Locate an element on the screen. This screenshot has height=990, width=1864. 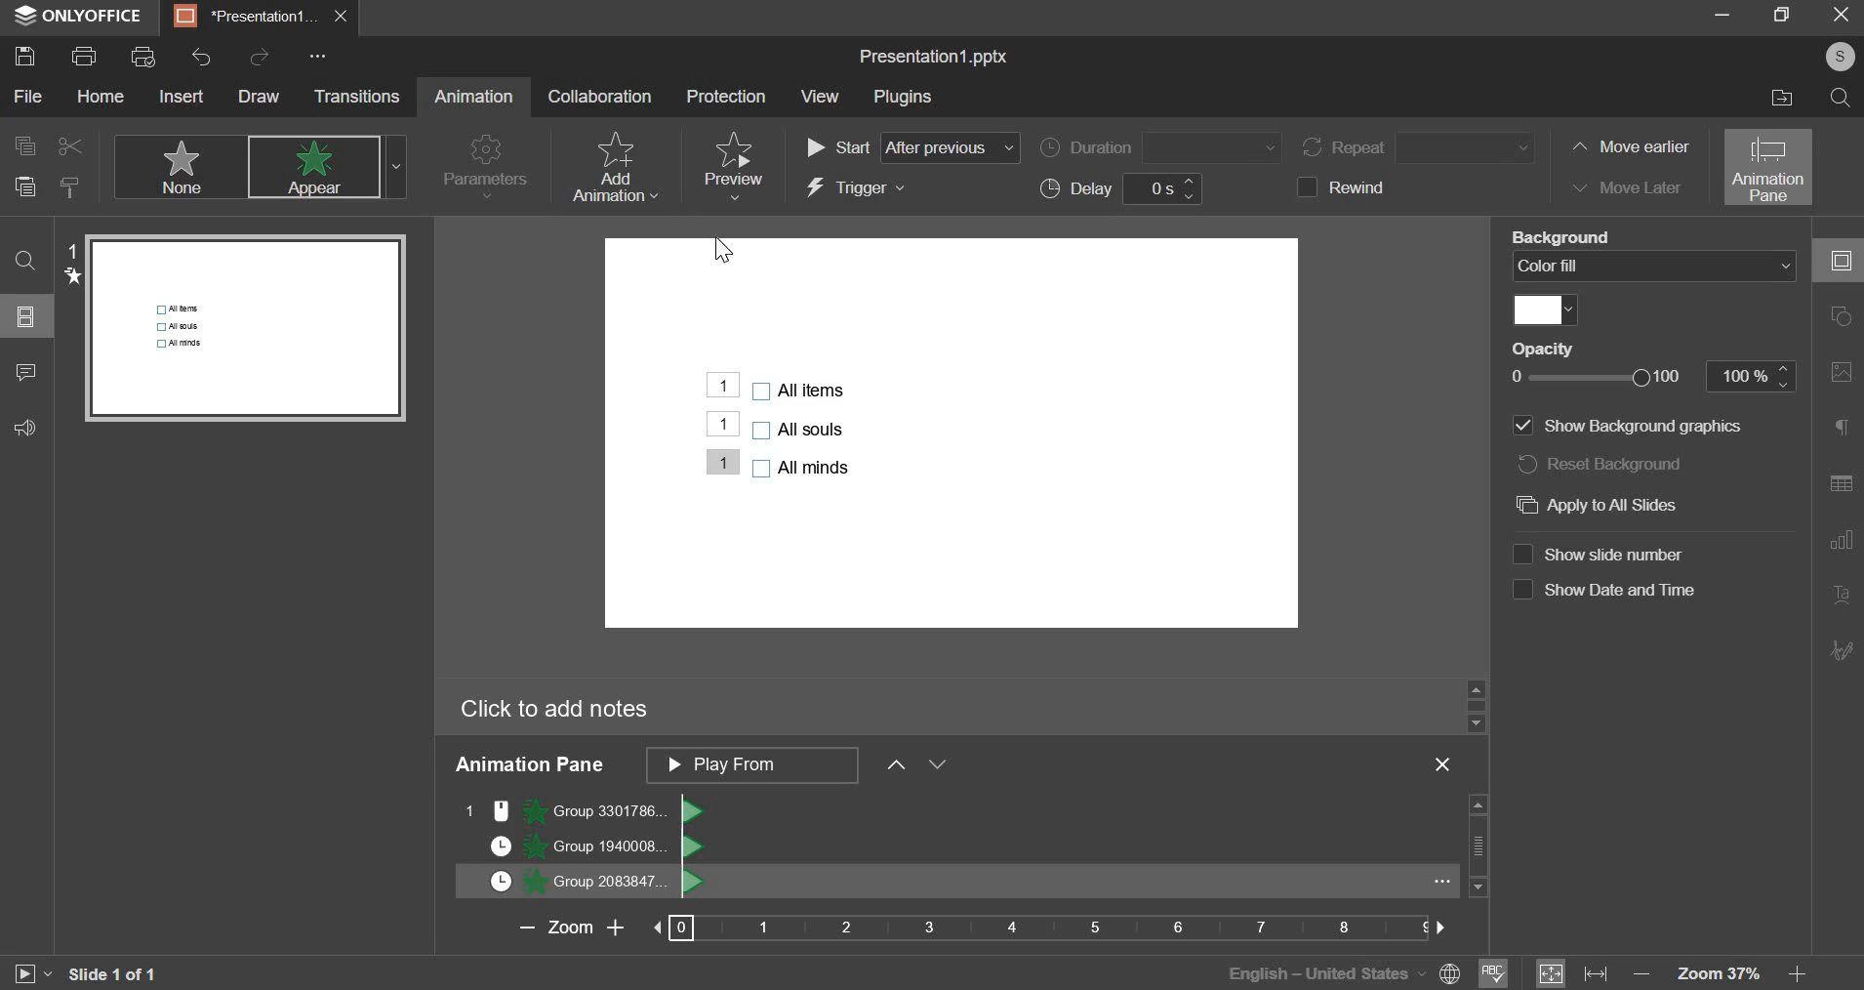
transitions is located at coordinates (356, 96).